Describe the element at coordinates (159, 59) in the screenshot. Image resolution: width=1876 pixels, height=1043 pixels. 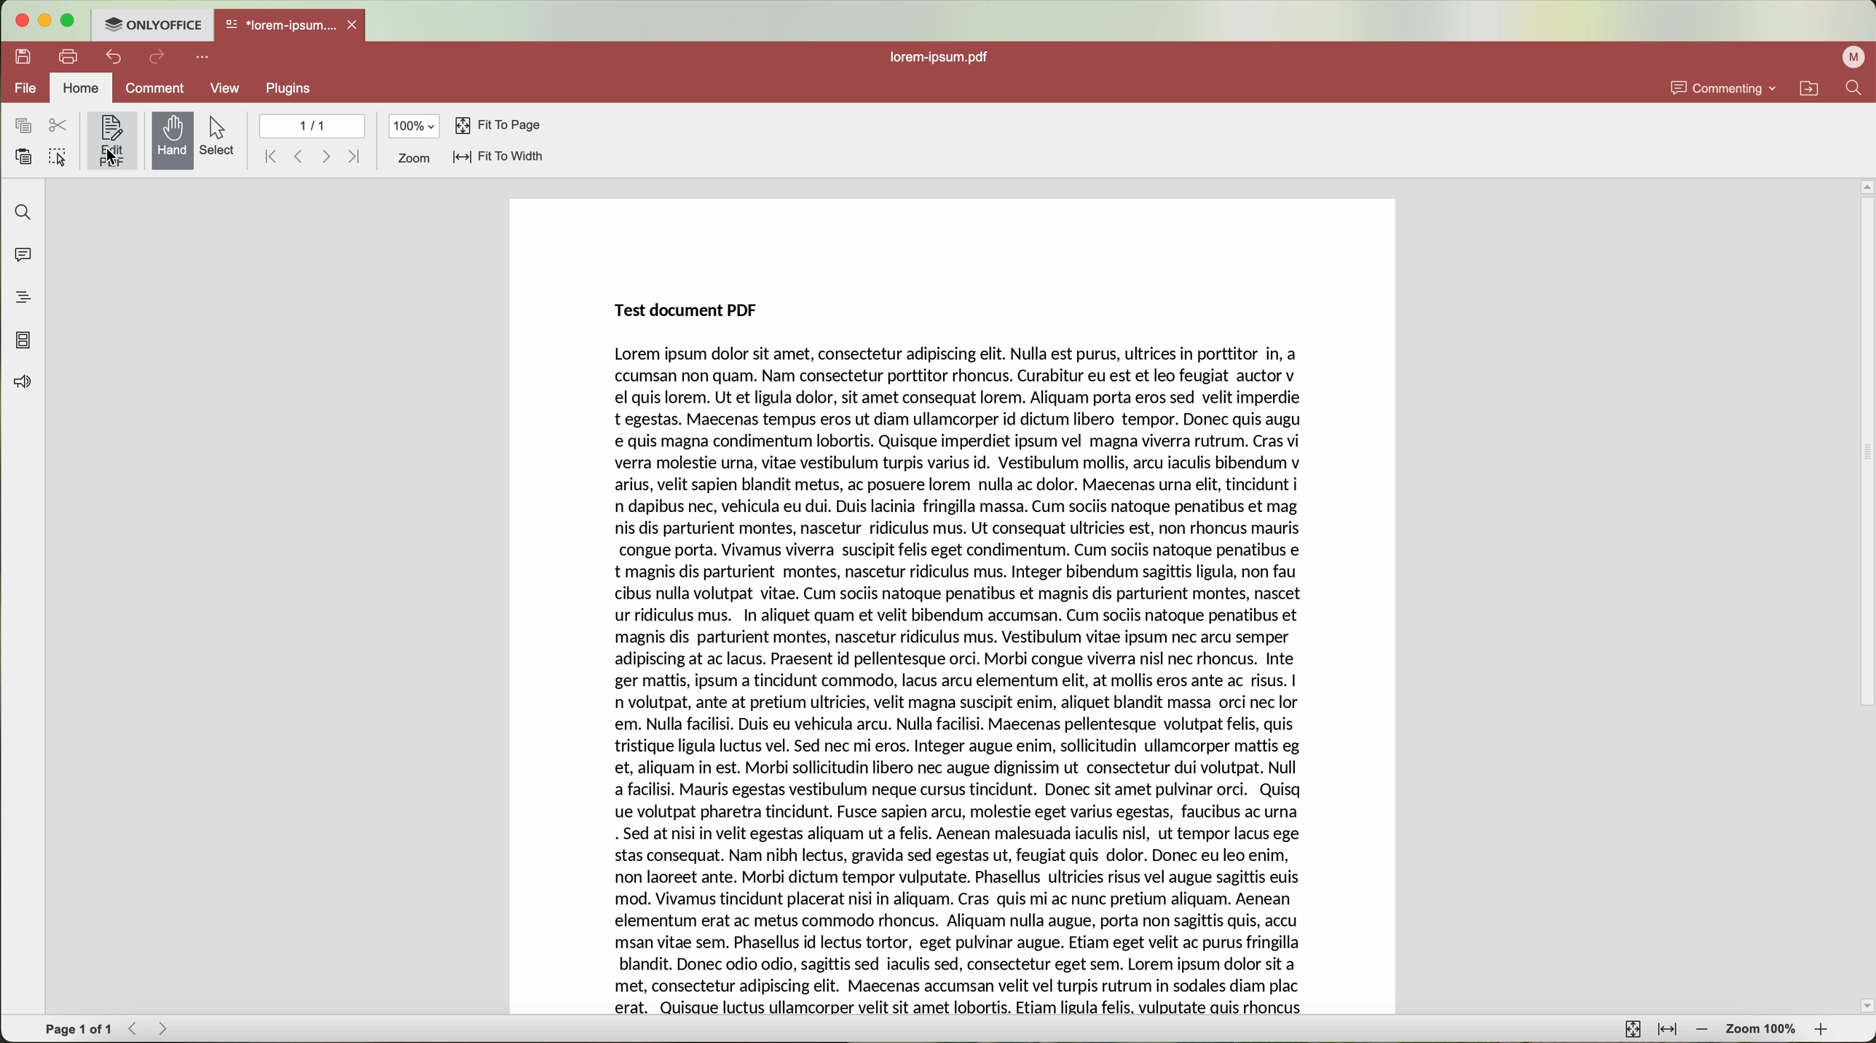
I see `redo` at that location.